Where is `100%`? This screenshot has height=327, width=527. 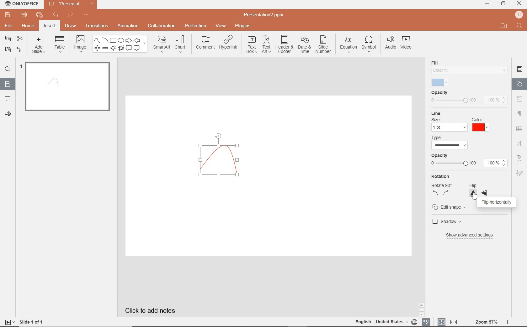
100% is located at coordinates (494, 100).